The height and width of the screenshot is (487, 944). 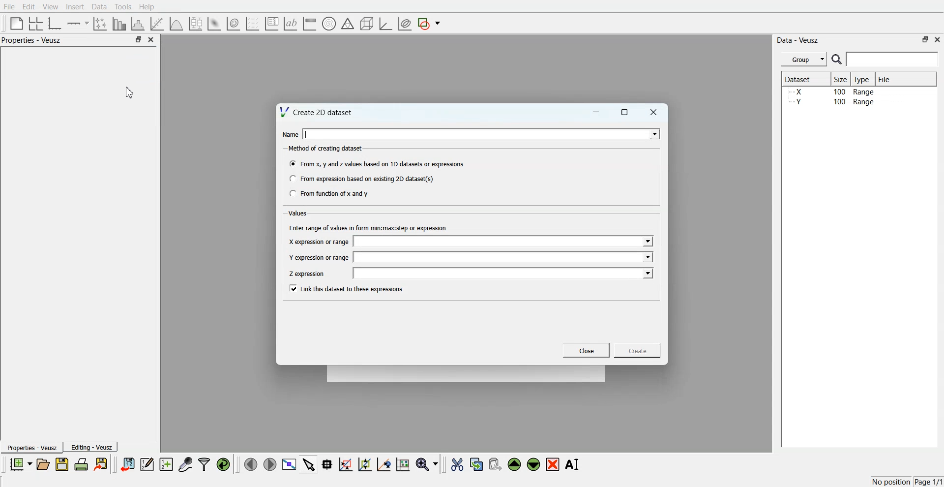 What do you see at coordinates (368, 227) in the screenshot?
I see `~~ Enter range of values in form min:max:step or expression` at bounding box center [368, 227].